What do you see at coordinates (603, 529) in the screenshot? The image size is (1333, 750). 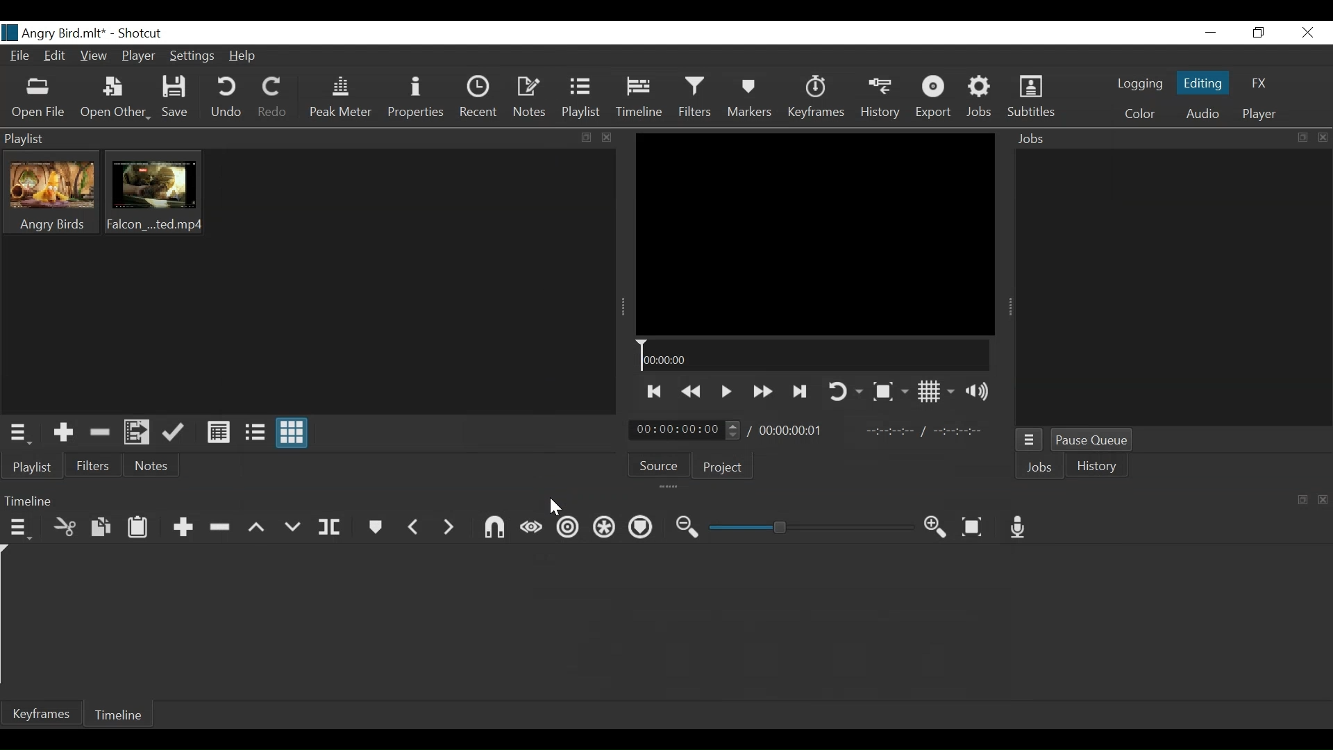 I see `Ripple all tracks` at bounding box center [603, 529].